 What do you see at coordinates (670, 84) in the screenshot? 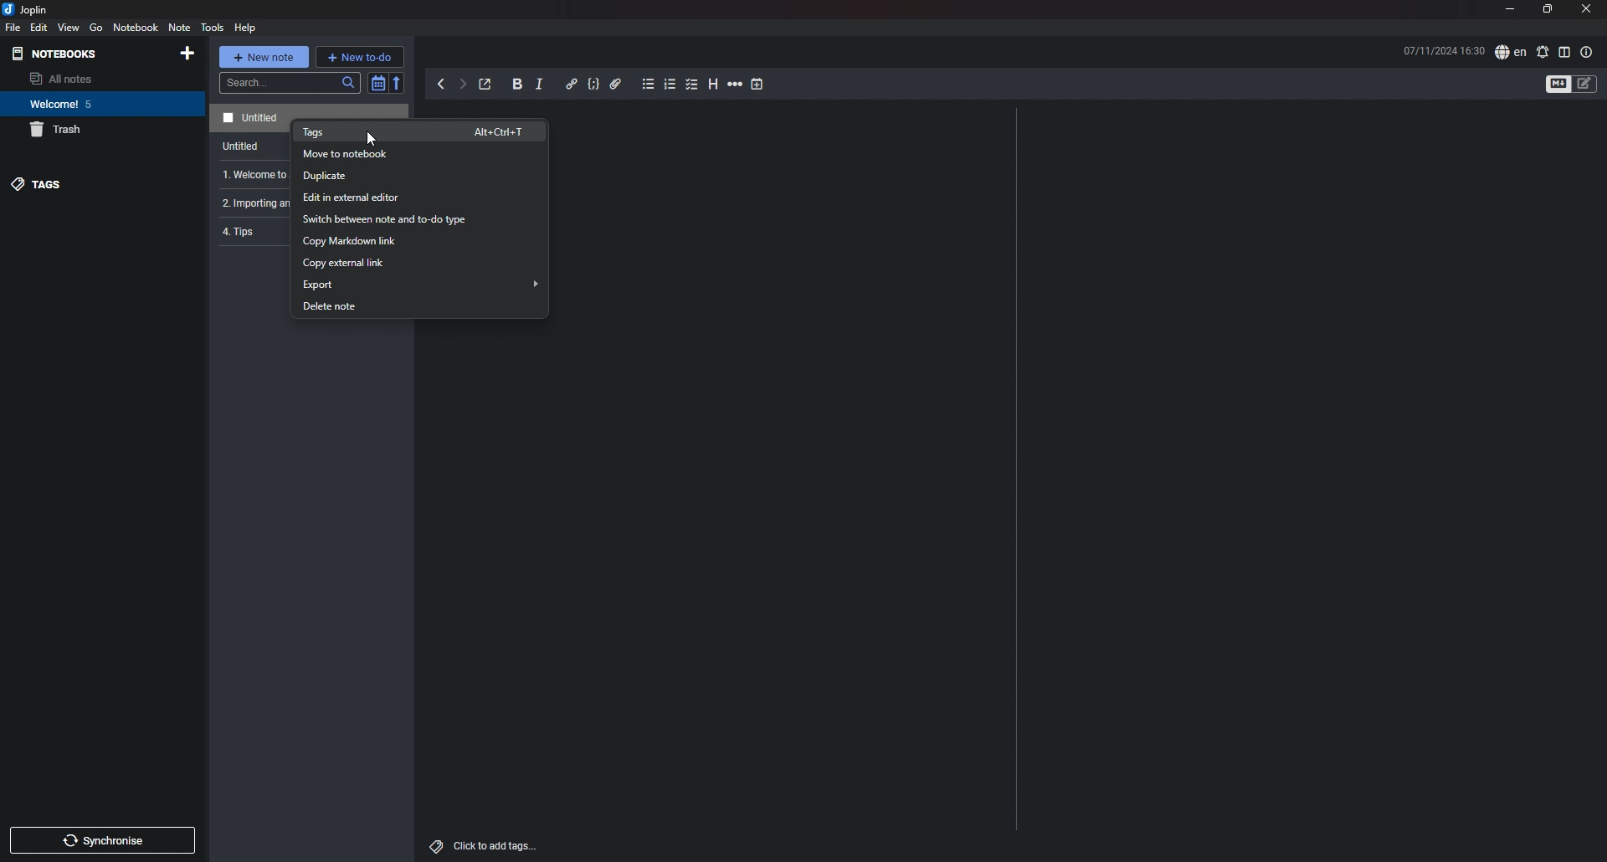
I see `numbered list` at bounding box center [670, 84].